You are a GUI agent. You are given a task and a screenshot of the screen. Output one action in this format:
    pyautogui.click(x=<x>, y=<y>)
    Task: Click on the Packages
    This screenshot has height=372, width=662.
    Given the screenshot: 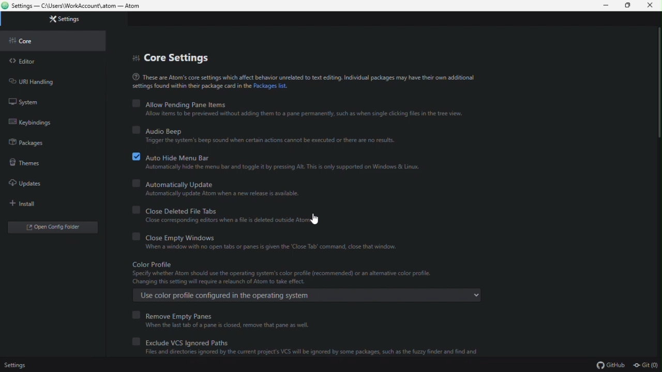 What is the action you would take?
    pyautogui.click(x=27, y=145)
    